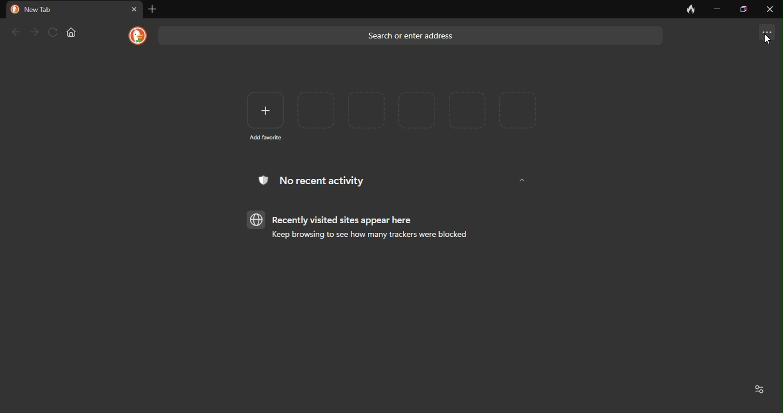  I want to click on new tab and more, so click(768, 29).